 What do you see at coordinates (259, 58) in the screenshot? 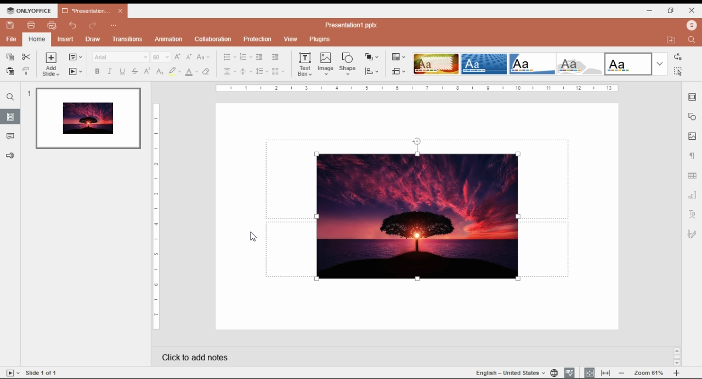
I see `increase indent` at bounding box center [259, 58].